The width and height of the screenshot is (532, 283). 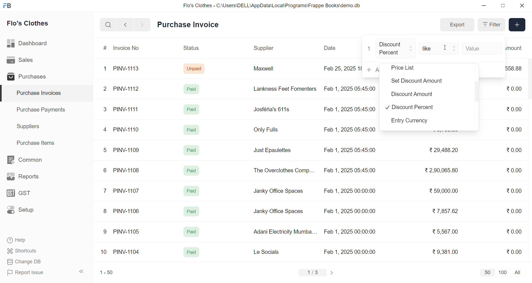 I want to click on close, so click(x=521, y=6).